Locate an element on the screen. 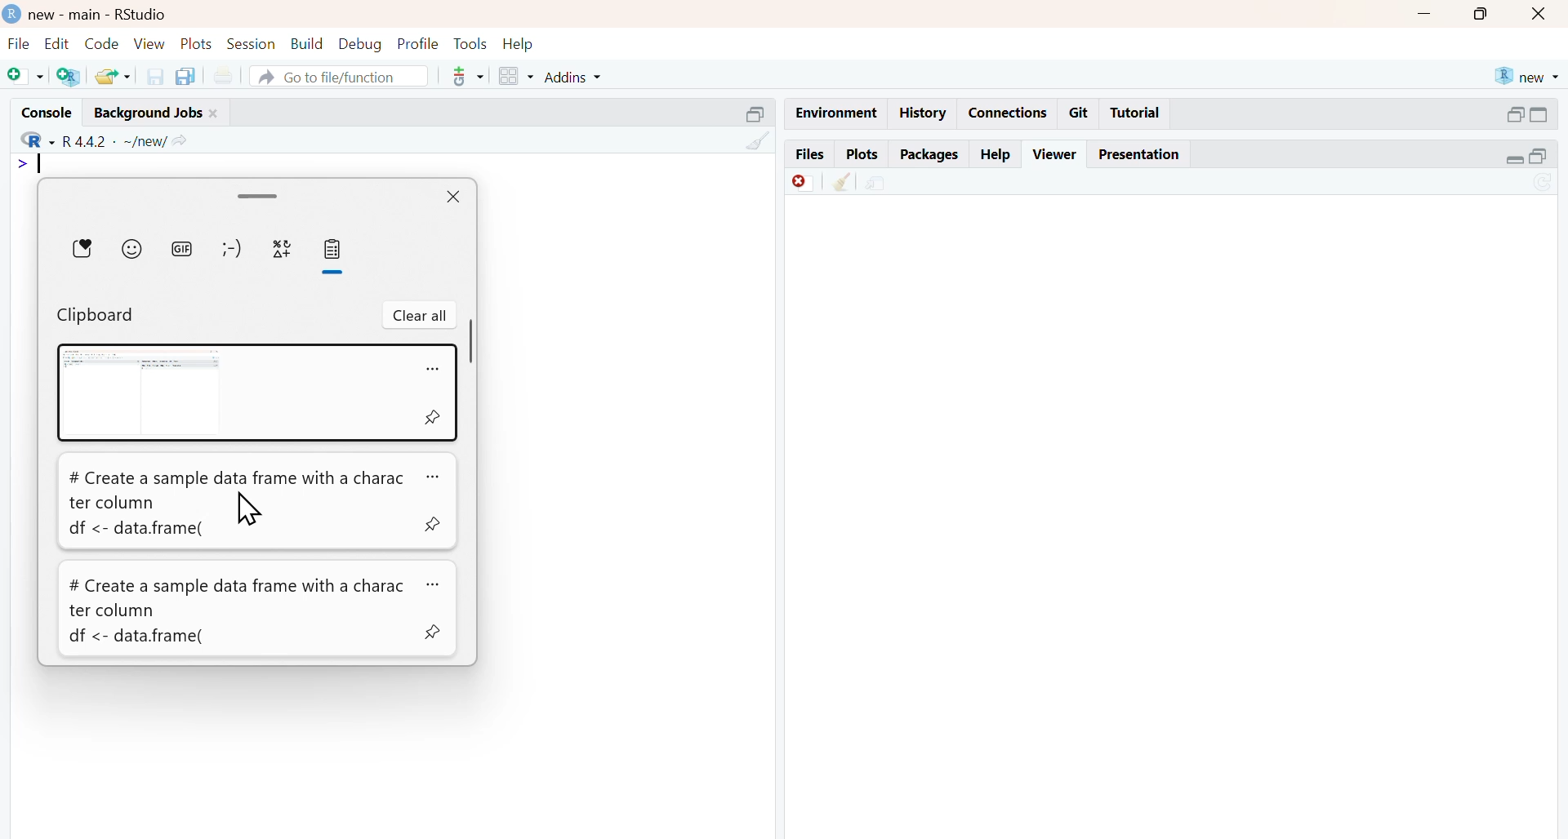 The image size is (1568, 839). expand/collapse is located at coordinates (1540, 114).